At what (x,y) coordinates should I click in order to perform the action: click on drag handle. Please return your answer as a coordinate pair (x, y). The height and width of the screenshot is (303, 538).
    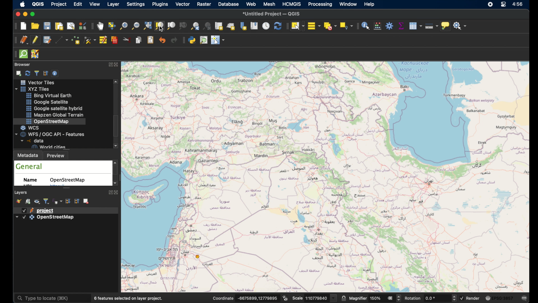
    Looking at the image, I should click on (14, 54).